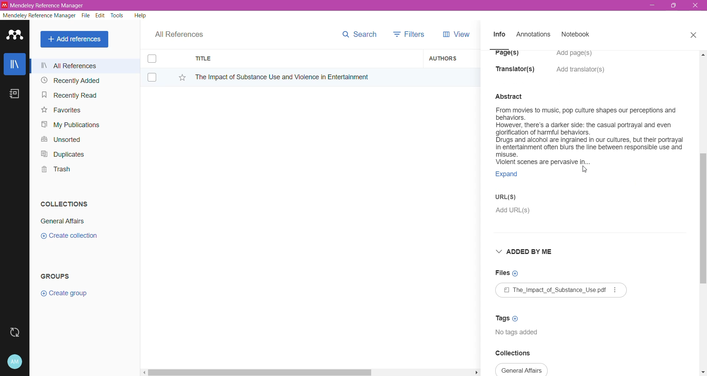 The height and width of the screenshot is (376, 707). What do you see at coordinates (156, 67) in the screenshot?
I see `Click to select item(s)` at bounding box center [156, 67].